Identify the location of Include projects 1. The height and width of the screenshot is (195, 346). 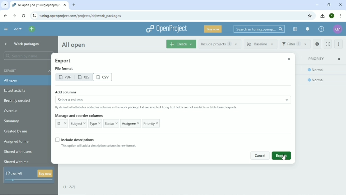
(220, 44).